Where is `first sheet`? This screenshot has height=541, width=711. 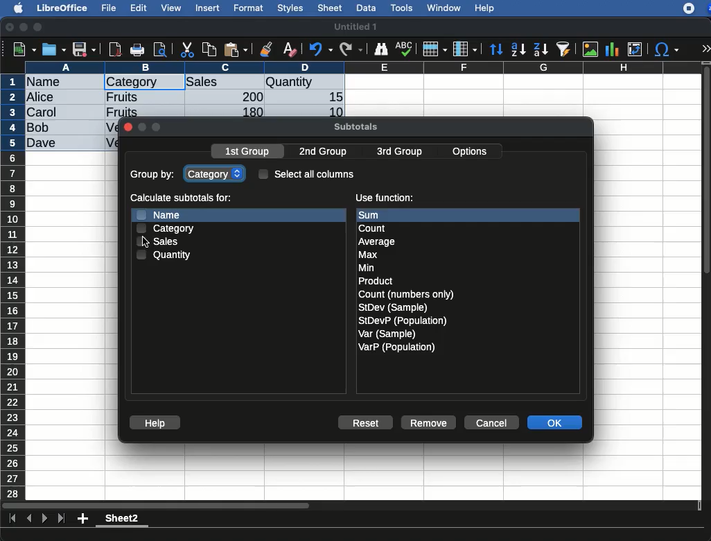
first sheet is located at coordinates (14, 519).